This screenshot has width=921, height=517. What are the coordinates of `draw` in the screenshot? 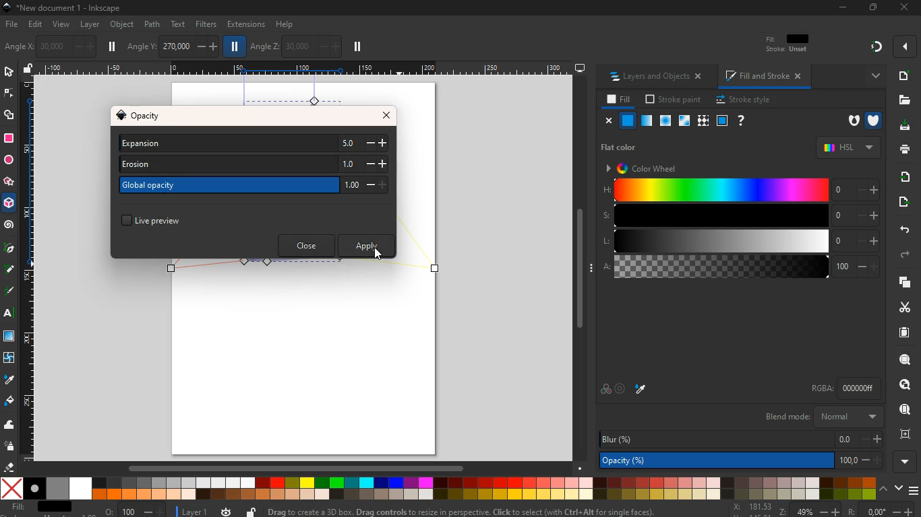 It's located at (9, 294).